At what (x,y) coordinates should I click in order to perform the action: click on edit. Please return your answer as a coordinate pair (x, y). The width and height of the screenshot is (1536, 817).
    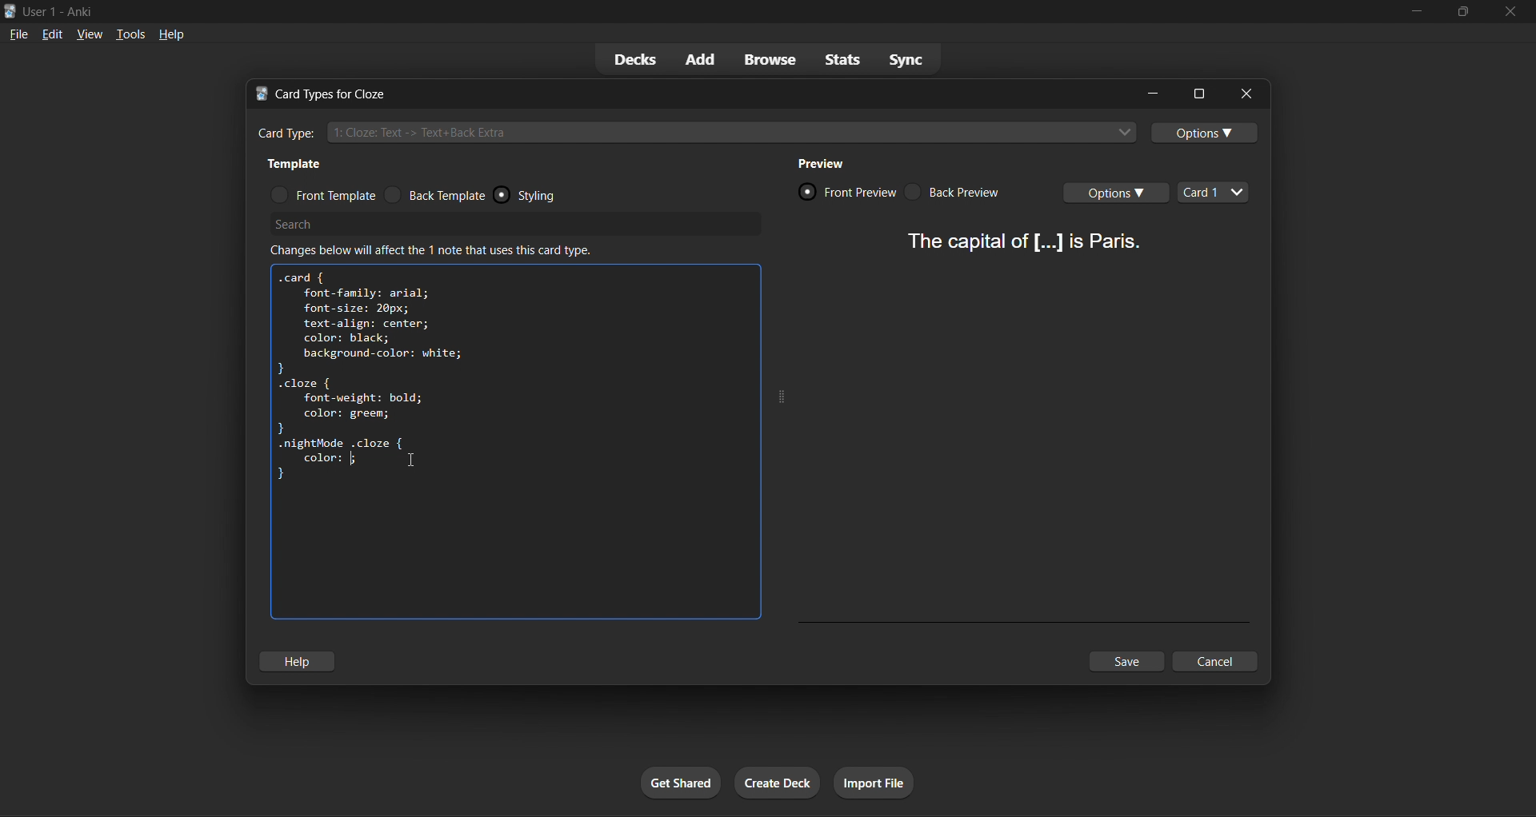
    Looking at the image, I should click on (52, 34).